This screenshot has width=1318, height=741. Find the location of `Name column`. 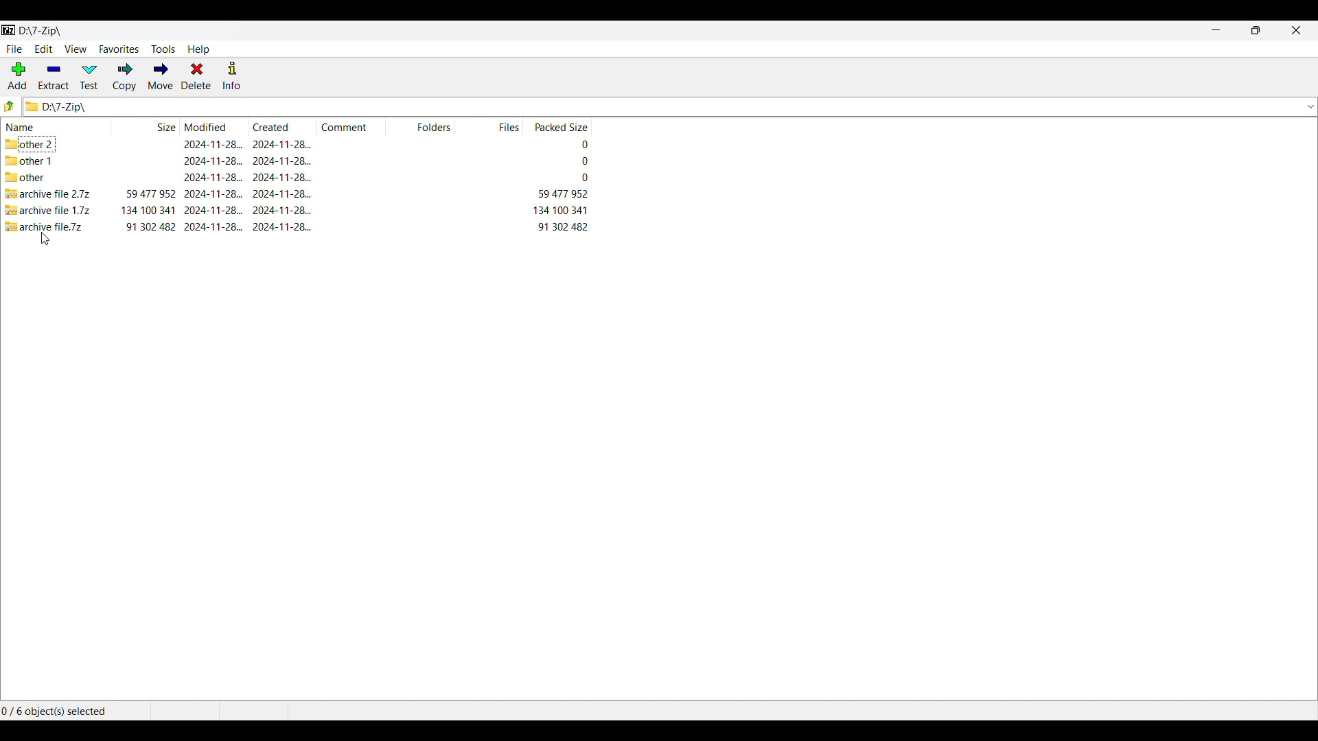

Name column is located at coordinates (57, 126).